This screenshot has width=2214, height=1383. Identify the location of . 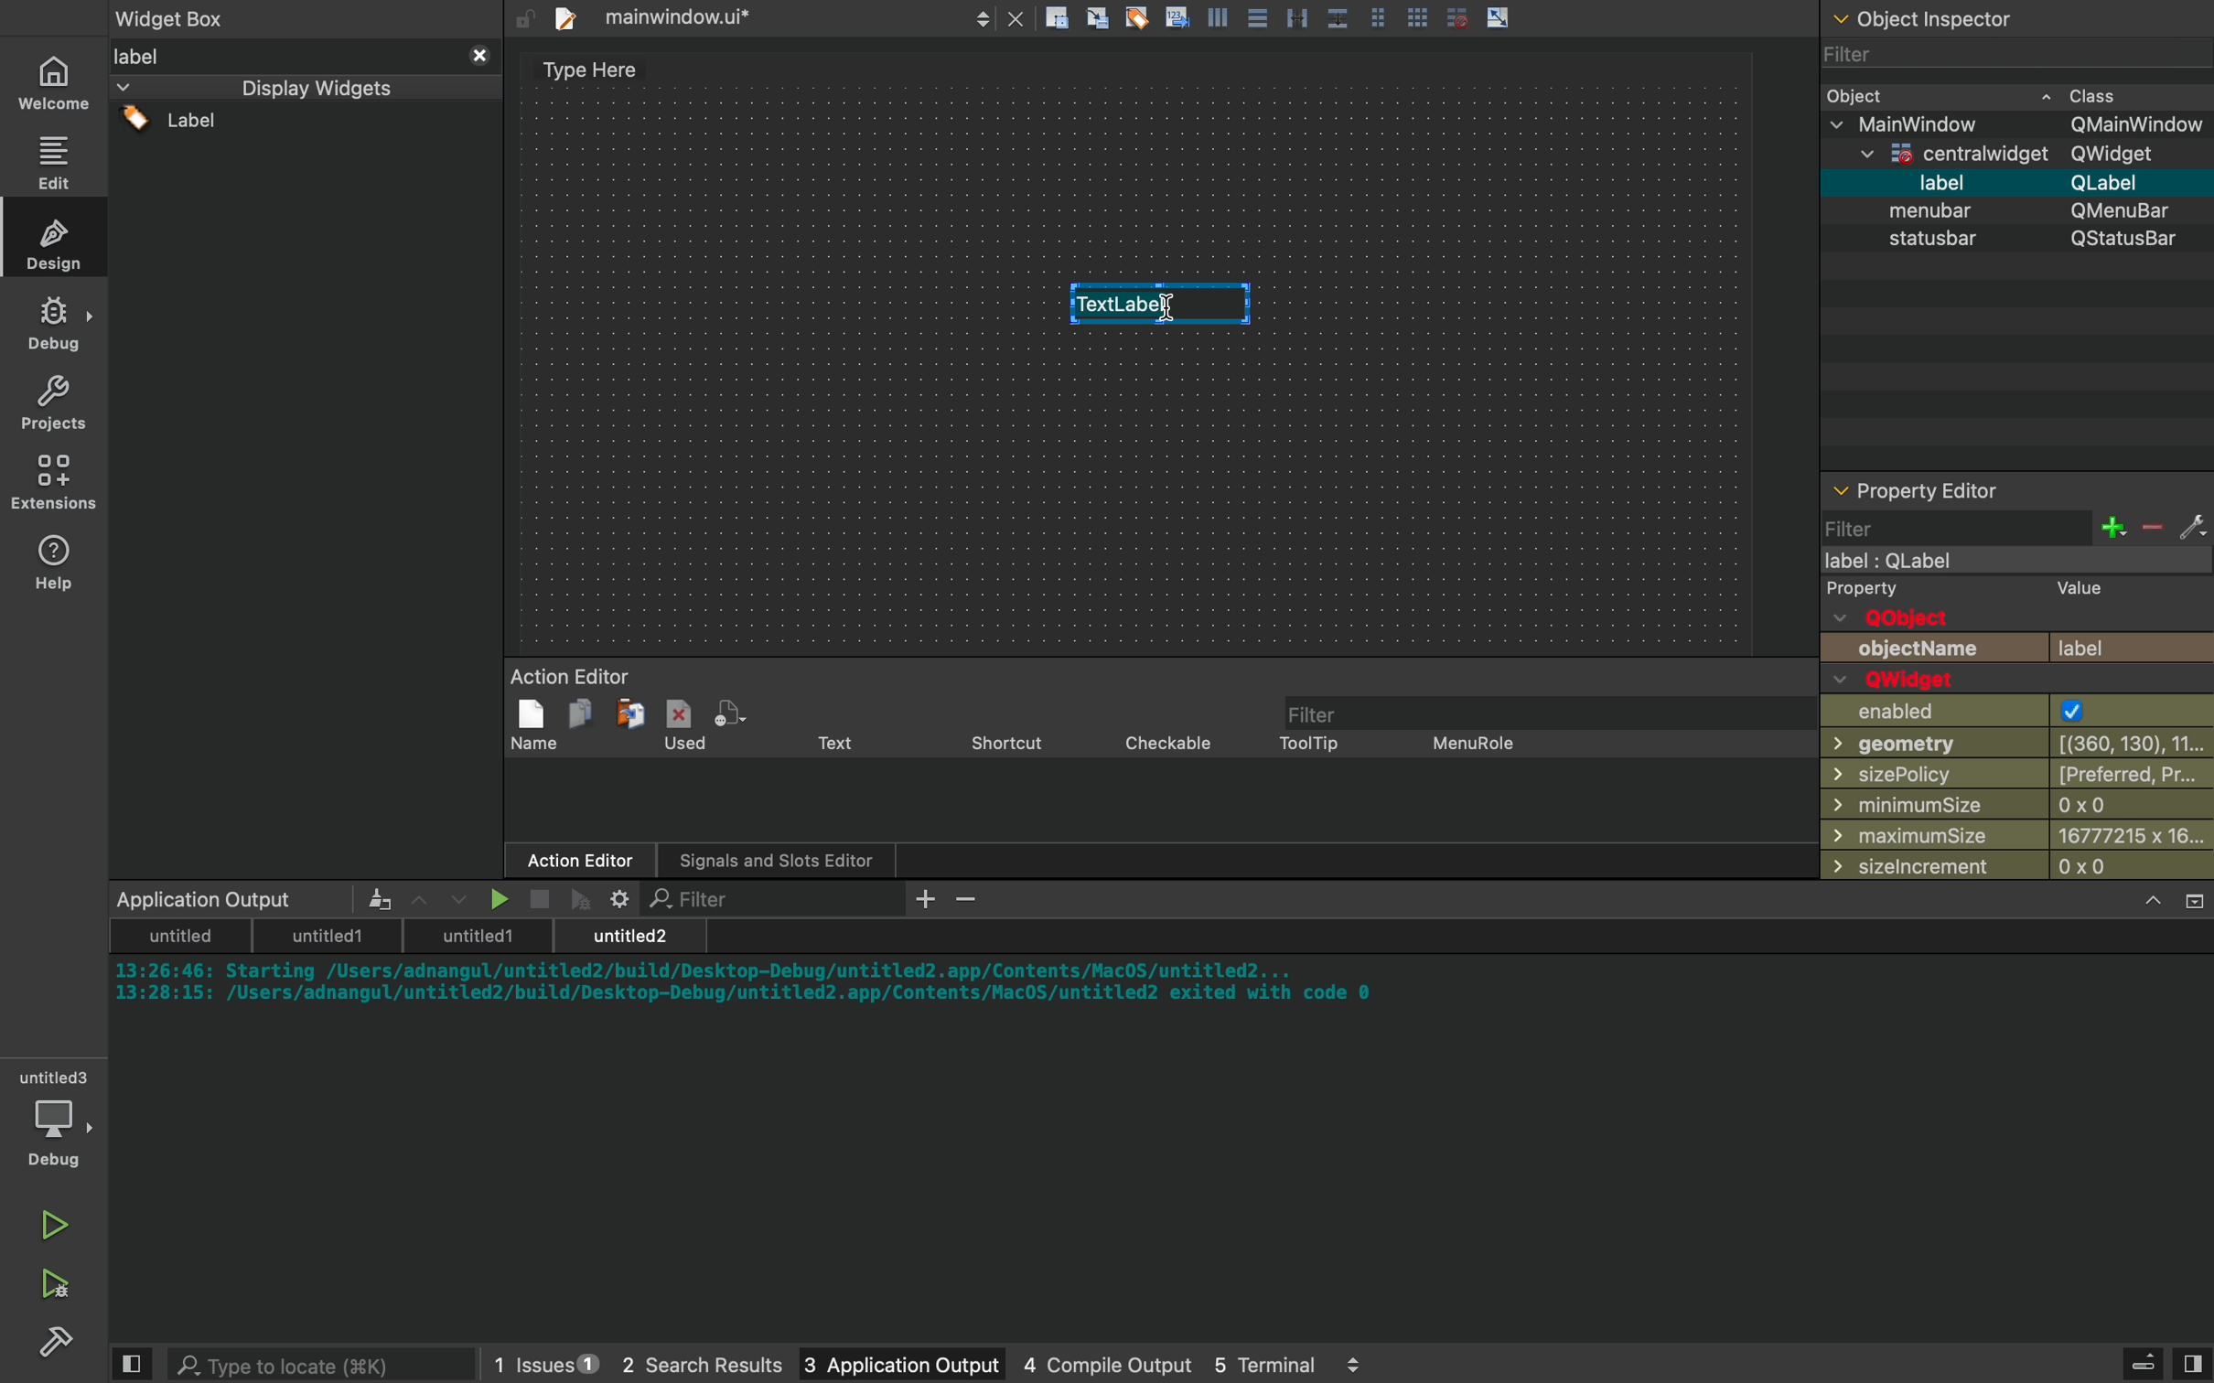
(1949, 17).